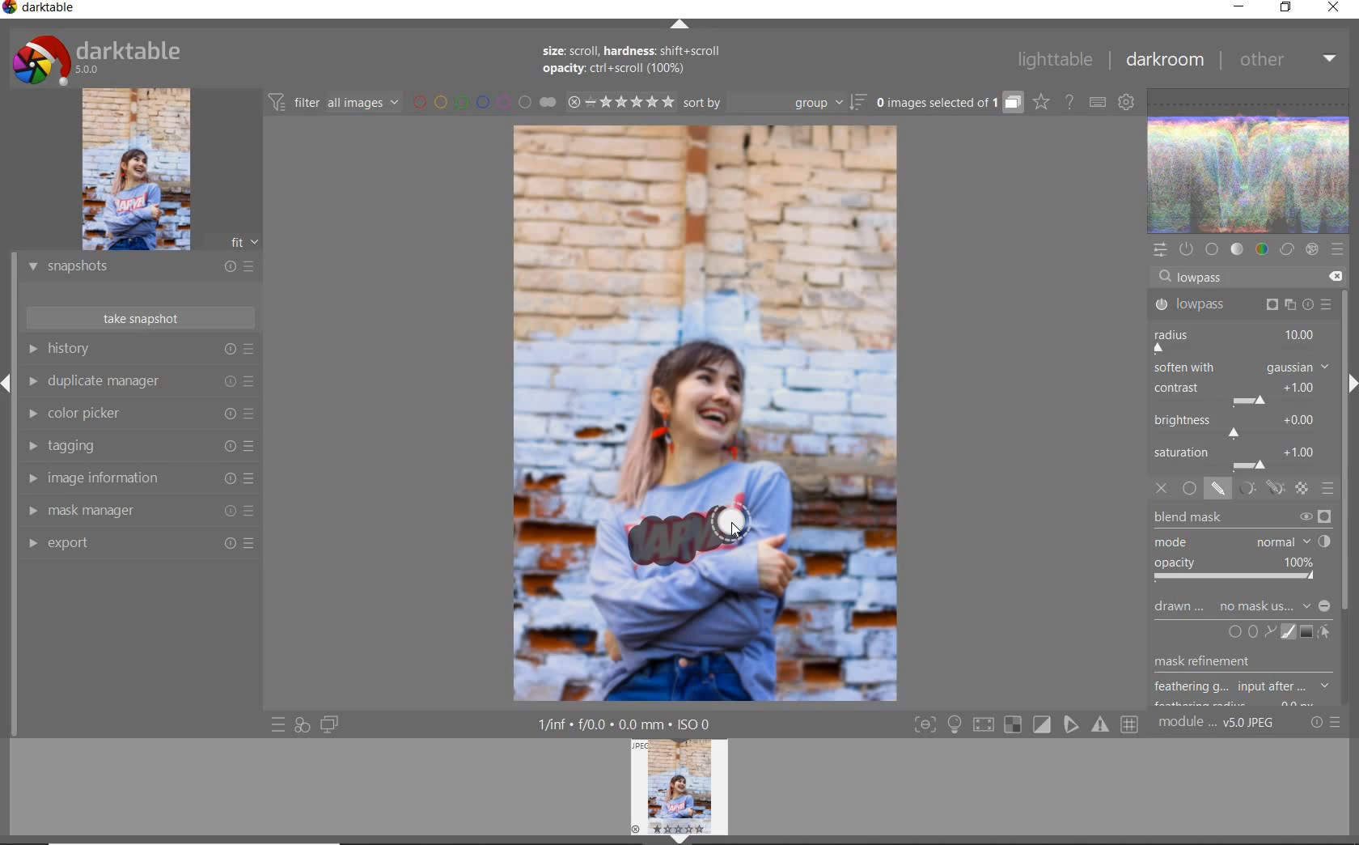 This screenshot has height=845, width=1359. What do you see at coordinates (1232, 664) in the screenshot?
I see `musk refinement` at bounding box center [1232, 664].